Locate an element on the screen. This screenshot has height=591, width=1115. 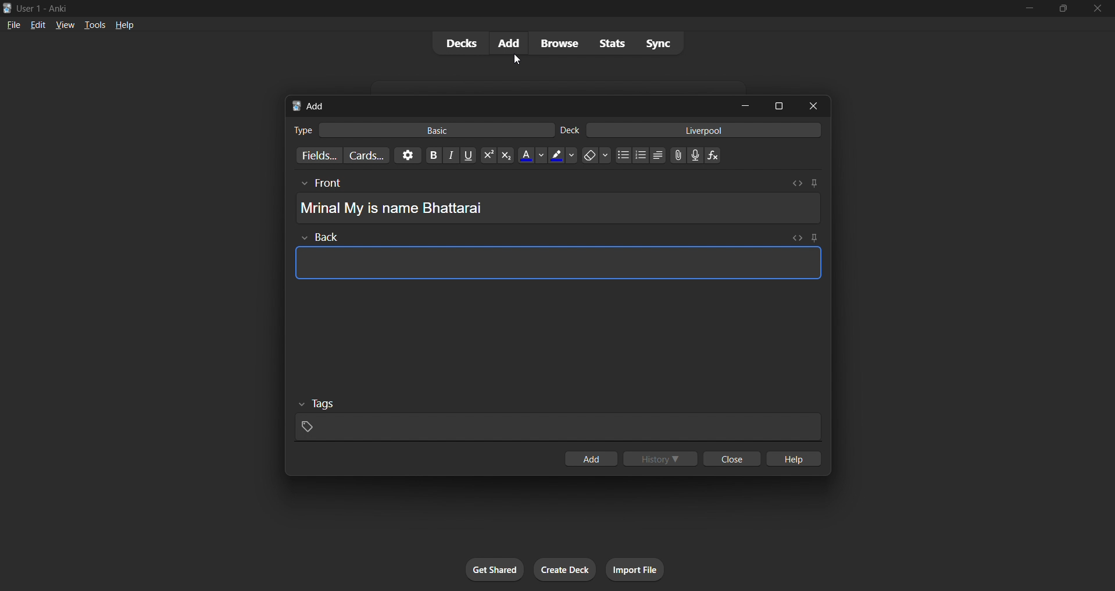
sub script is located at coordinates (505, 155).